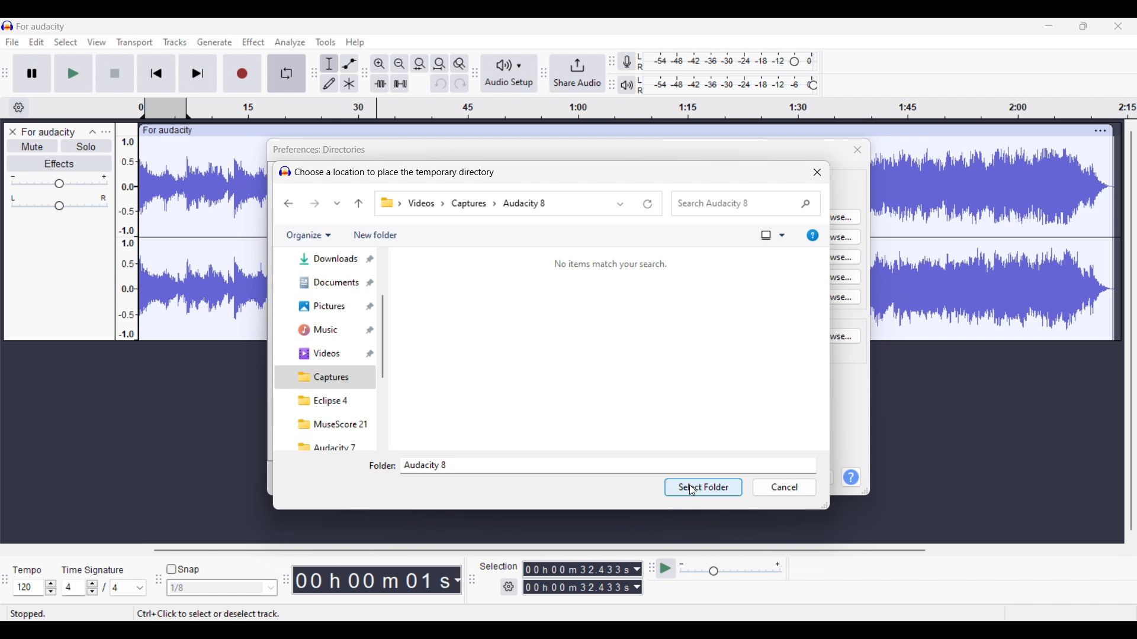 Image resolution: width=1137 pixels, height=639 pixels. What do you see at coordinates (329, 63) in the screenshot?
I see `Selection tool` at bounding box center [329, 63].